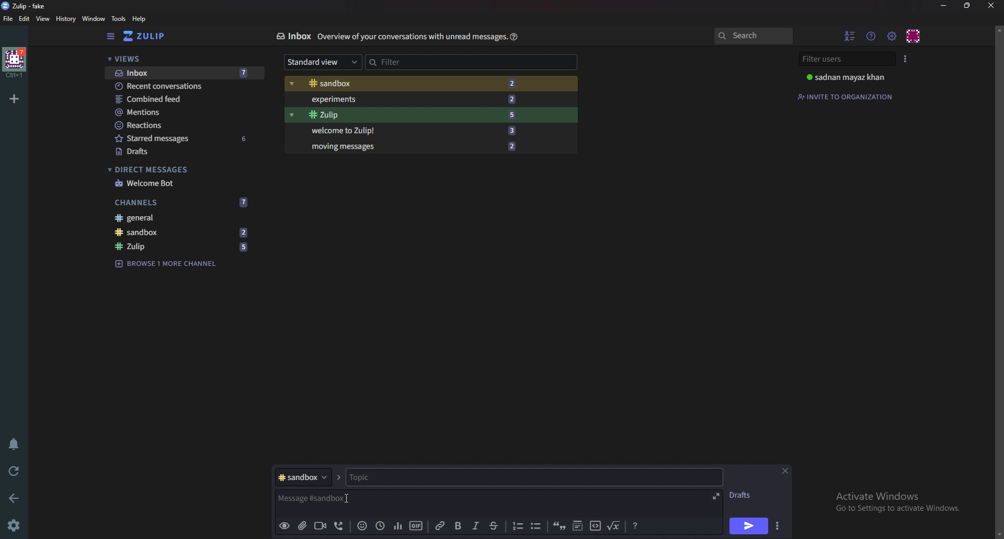  Describe the element at coordinates (412, 146) in the screenshot. I see `Moving messages` at that location.